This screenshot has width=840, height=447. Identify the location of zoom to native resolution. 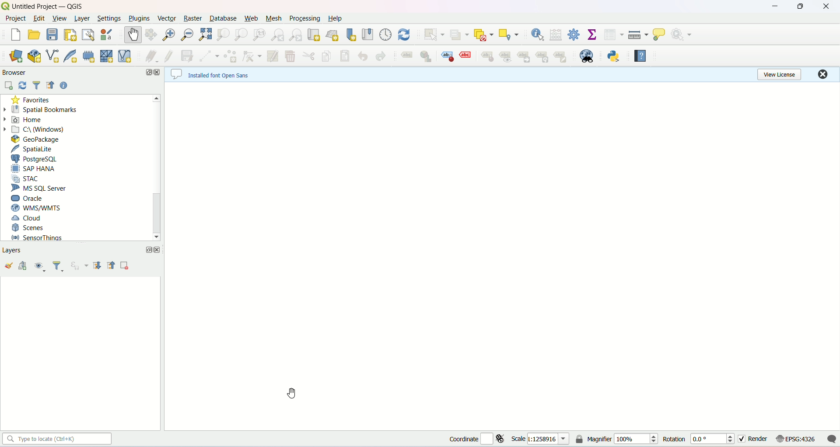
(260, 35).